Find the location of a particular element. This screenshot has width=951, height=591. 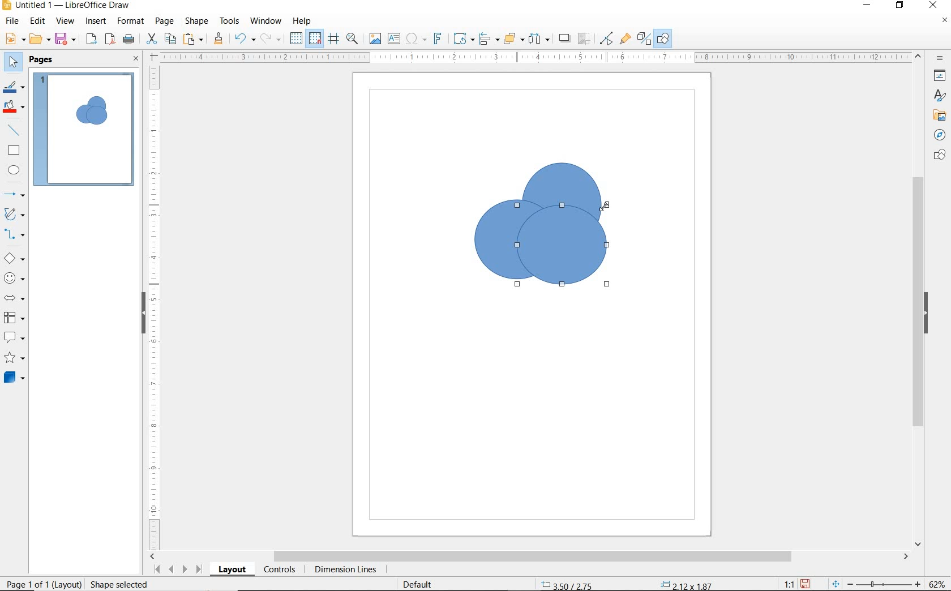

ELLIPSE TOOL is located at coordinates (524, 251).